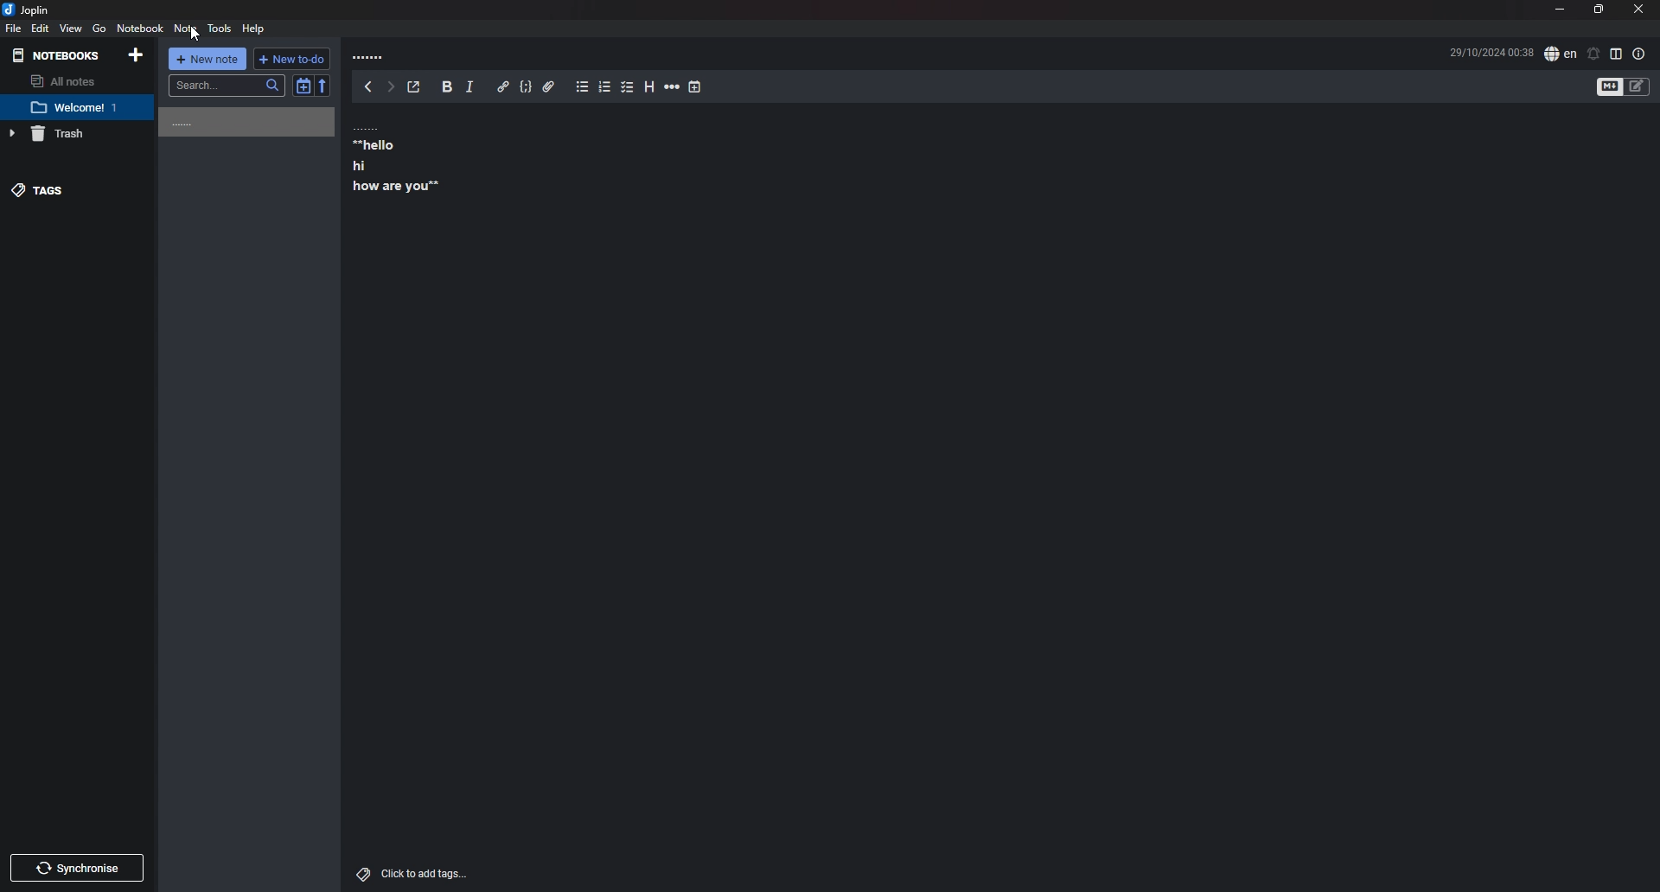  Describe the element at coordinates (1624, 88) in the screenshot. I see `Toggle editor` at that location.